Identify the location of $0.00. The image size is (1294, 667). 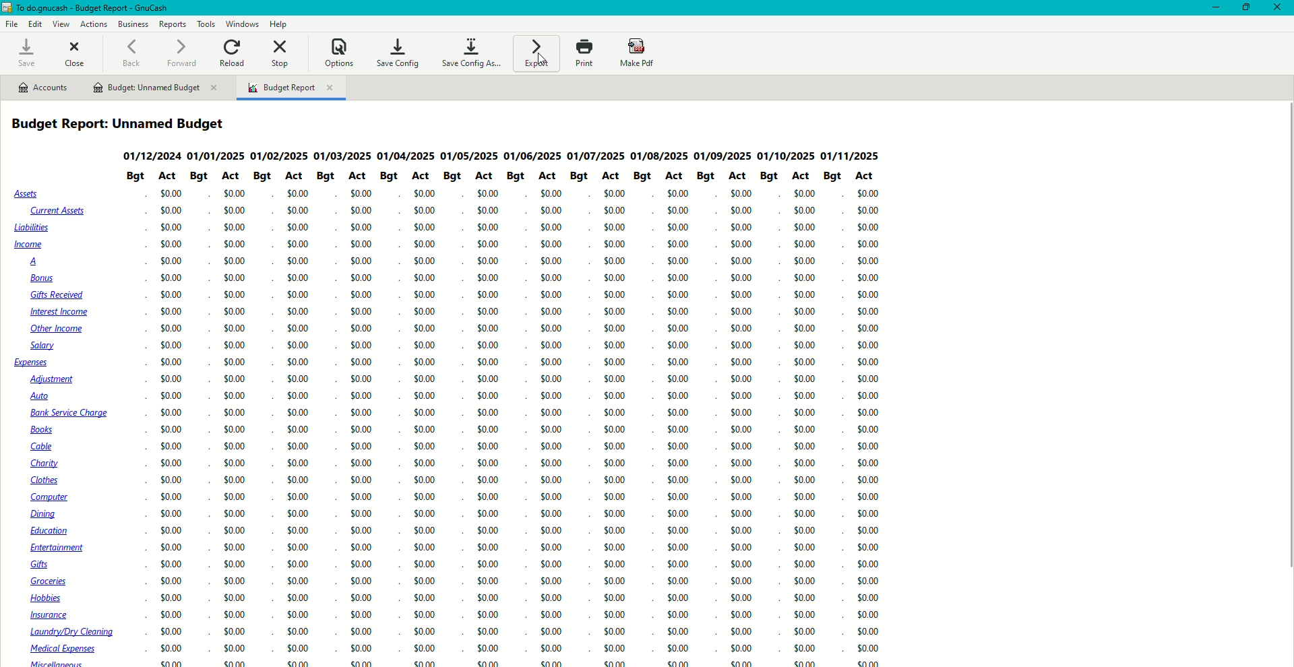
(550, 263).